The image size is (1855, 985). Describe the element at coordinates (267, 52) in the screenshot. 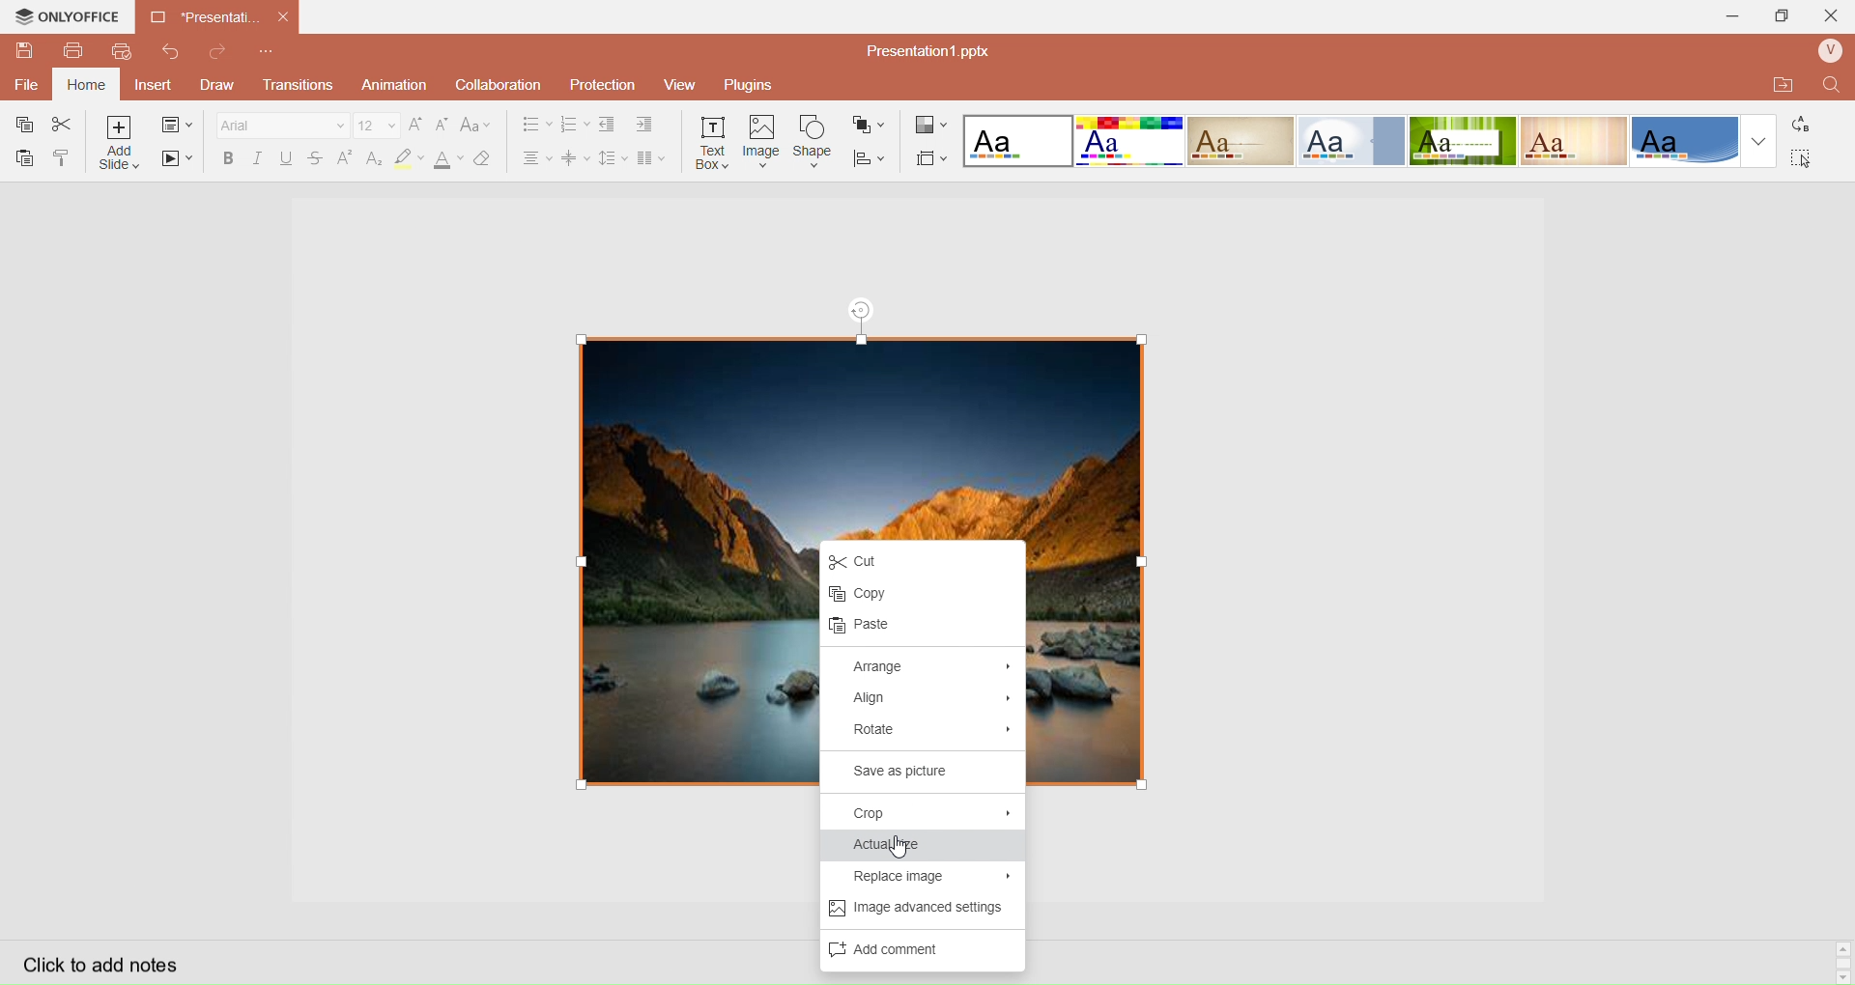

I see `Customize Quick Access Toolbar` at that location.